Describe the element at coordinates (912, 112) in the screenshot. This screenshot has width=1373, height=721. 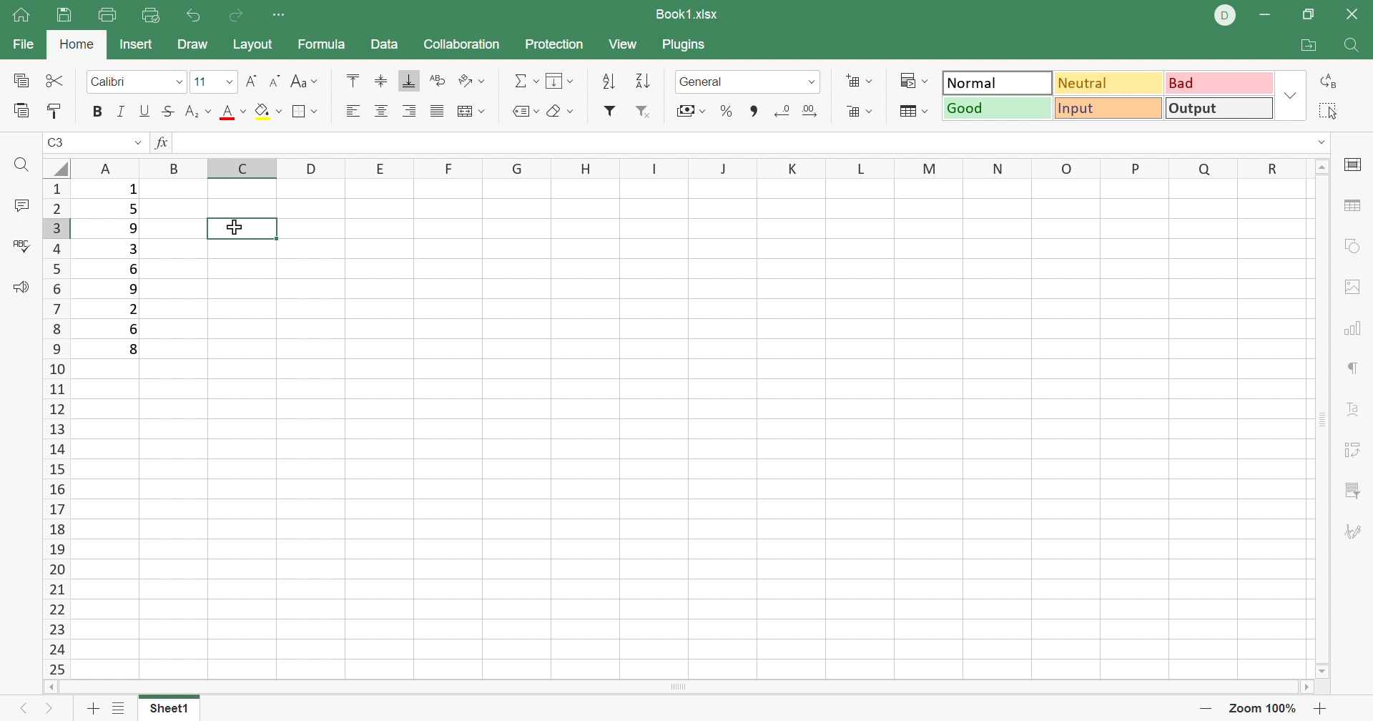
I see `Format table as template` at that location.